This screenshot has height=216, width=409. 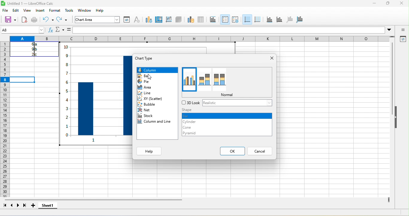 What do you see at coordinates (35, 19) in the screenshot?
I see `save` at bounding box center [35, 19].